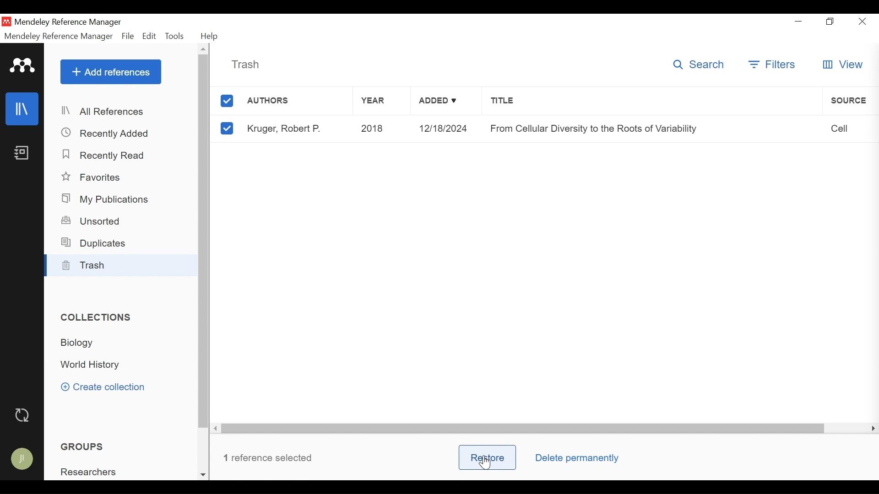 Image resolution: width=879 pixels, height=494 pixels. I want to click on (un)select, so click(227, 129).